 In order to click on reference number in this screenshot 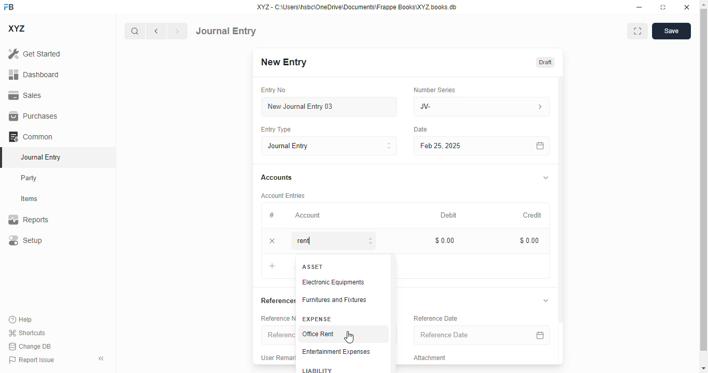, I will do `click(276, 318)`.